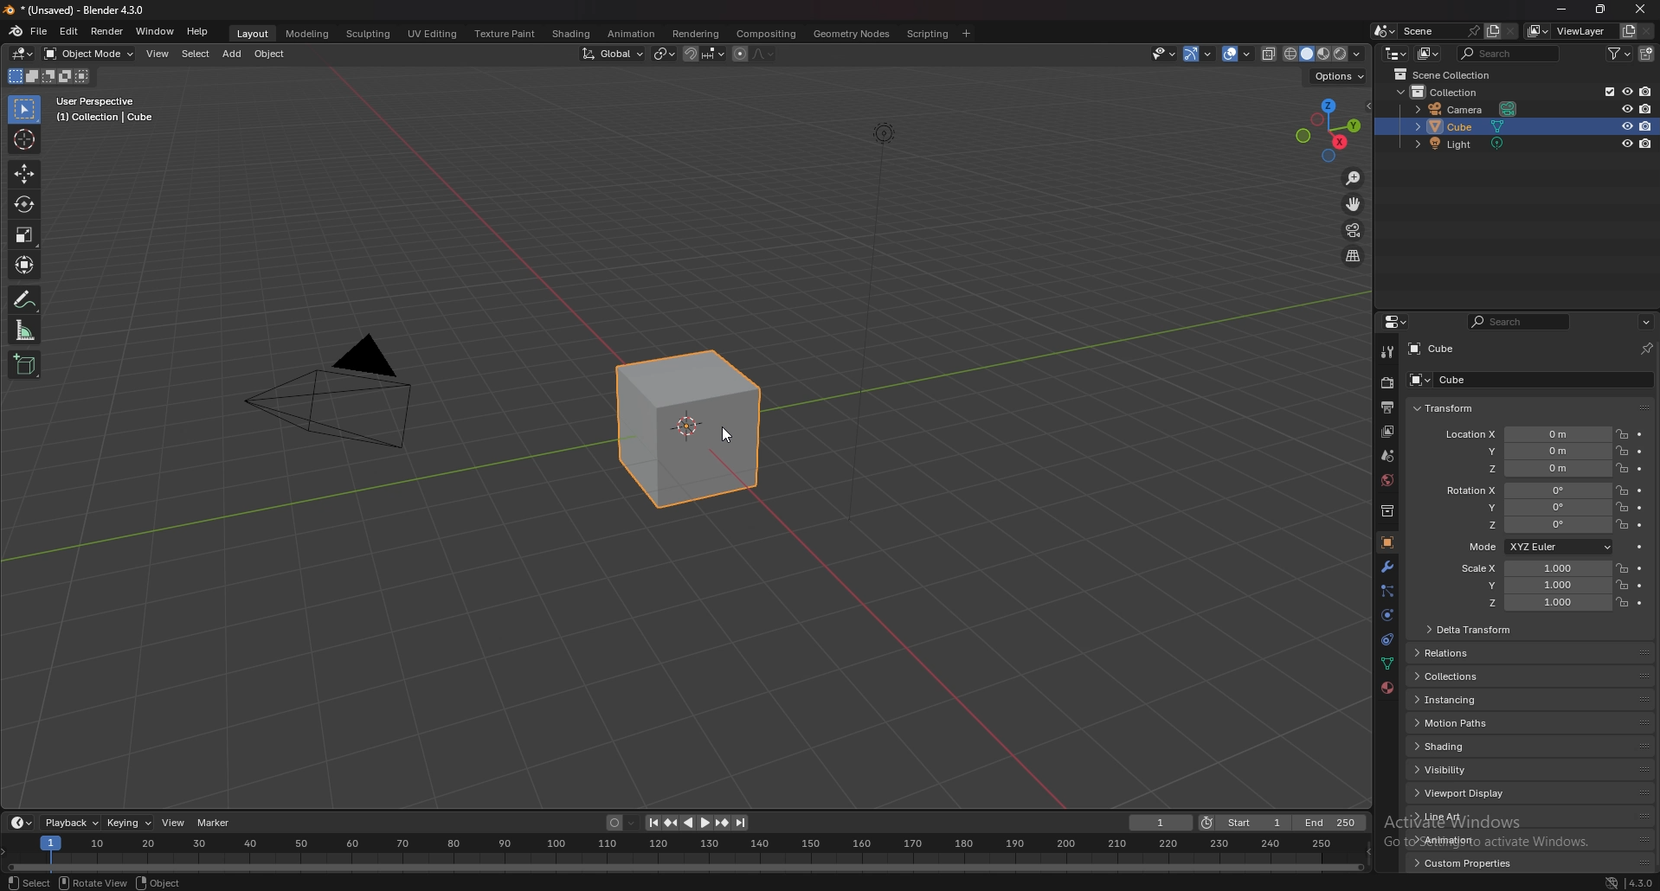 The width and height of the screenshot is (1660, 891). What do you see at coordinates (1444, 74) in the screenshot?
I see `scene collection` at bounding box center [1444, 74].